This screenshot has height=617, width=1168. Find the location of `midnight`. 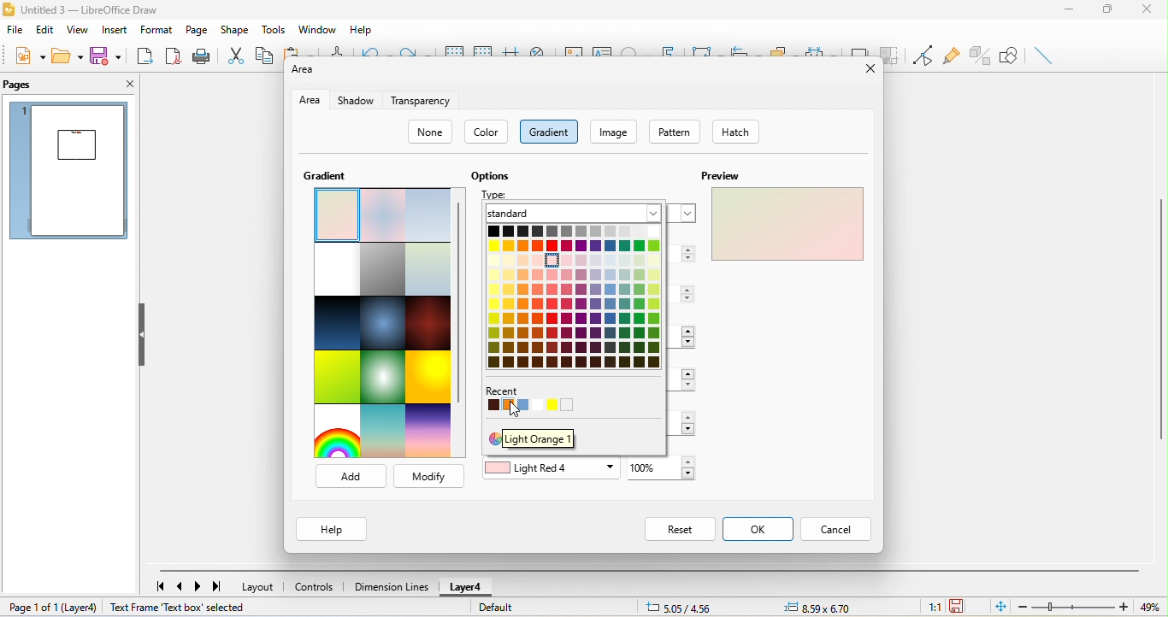

midnight is located at coordinates (336, 326).